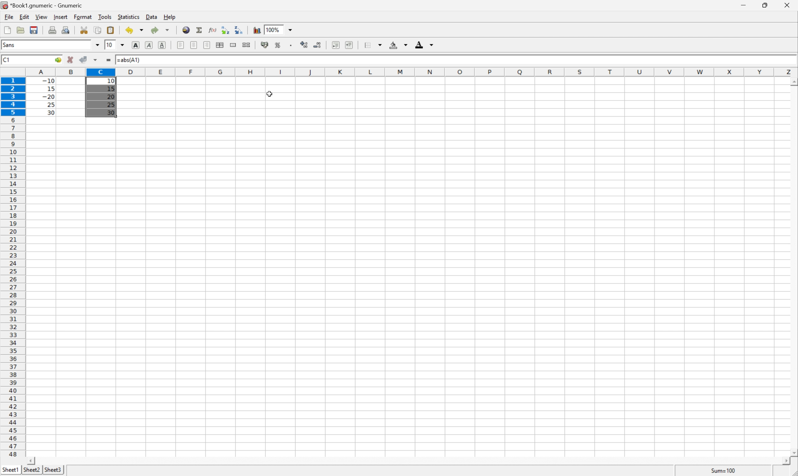  I want to click on Copy the selection, so click(97, 30).